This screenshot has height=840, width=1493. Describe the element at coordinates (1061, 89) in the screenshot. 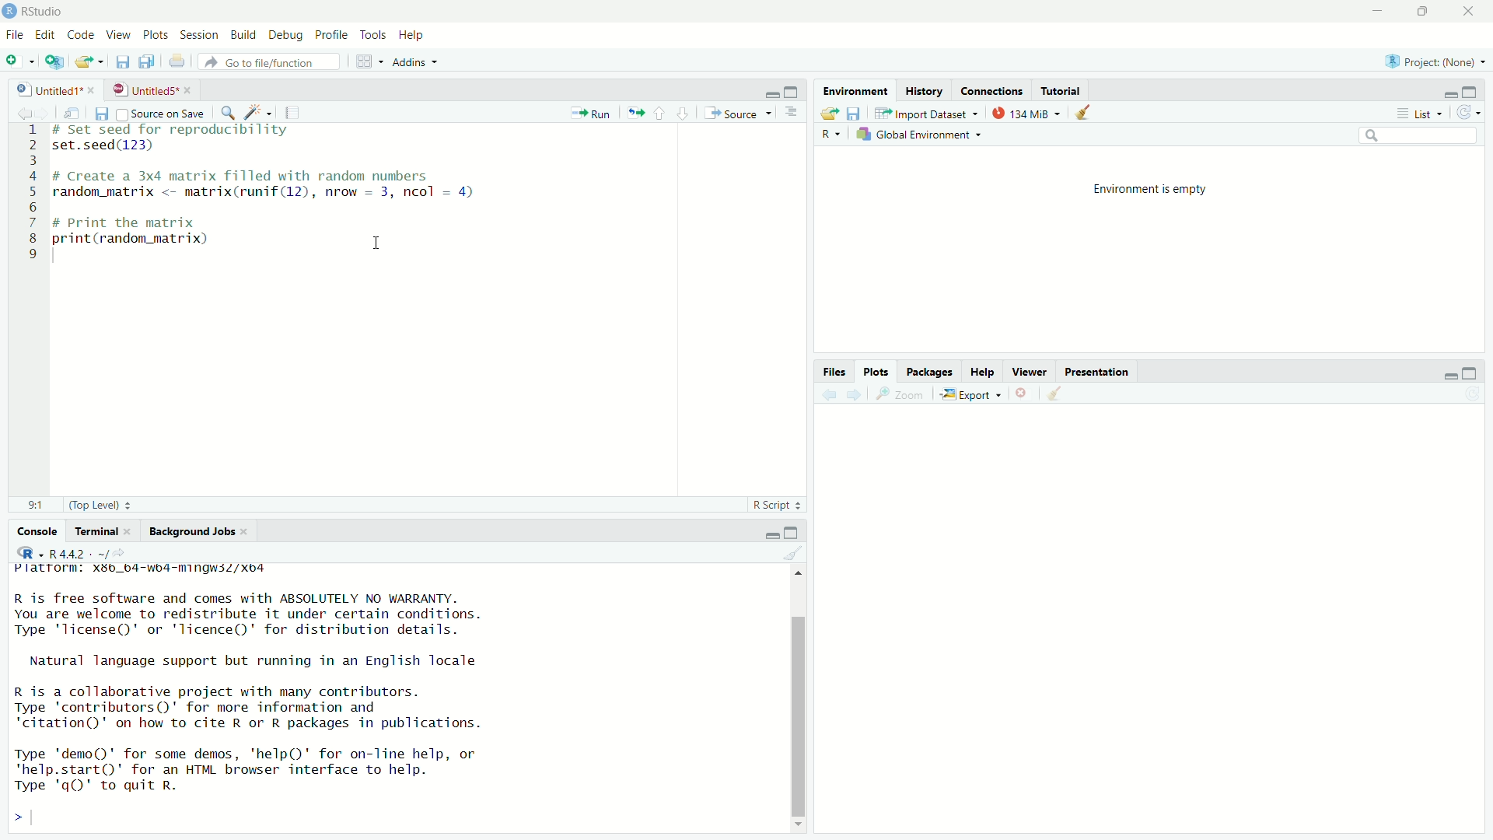

I see `Tutorial` at that location.